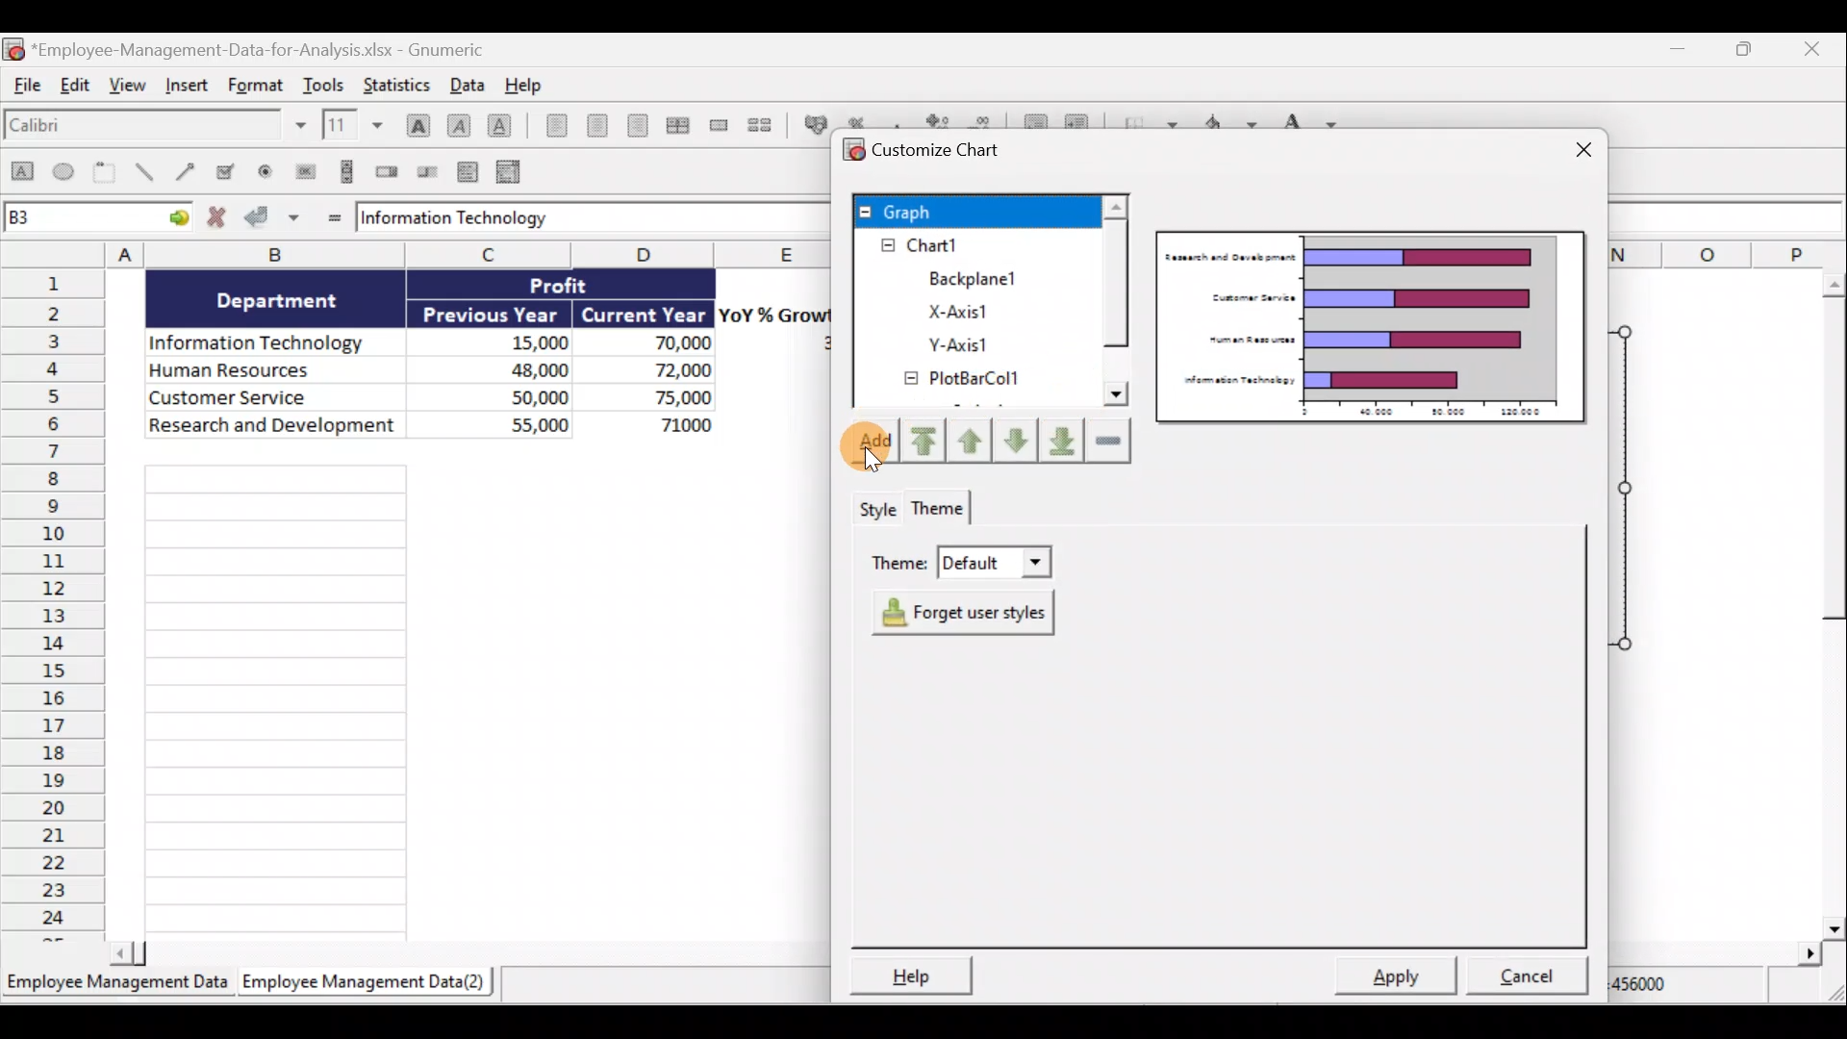  I want to click on Centre horizontally, so click(598, 128).